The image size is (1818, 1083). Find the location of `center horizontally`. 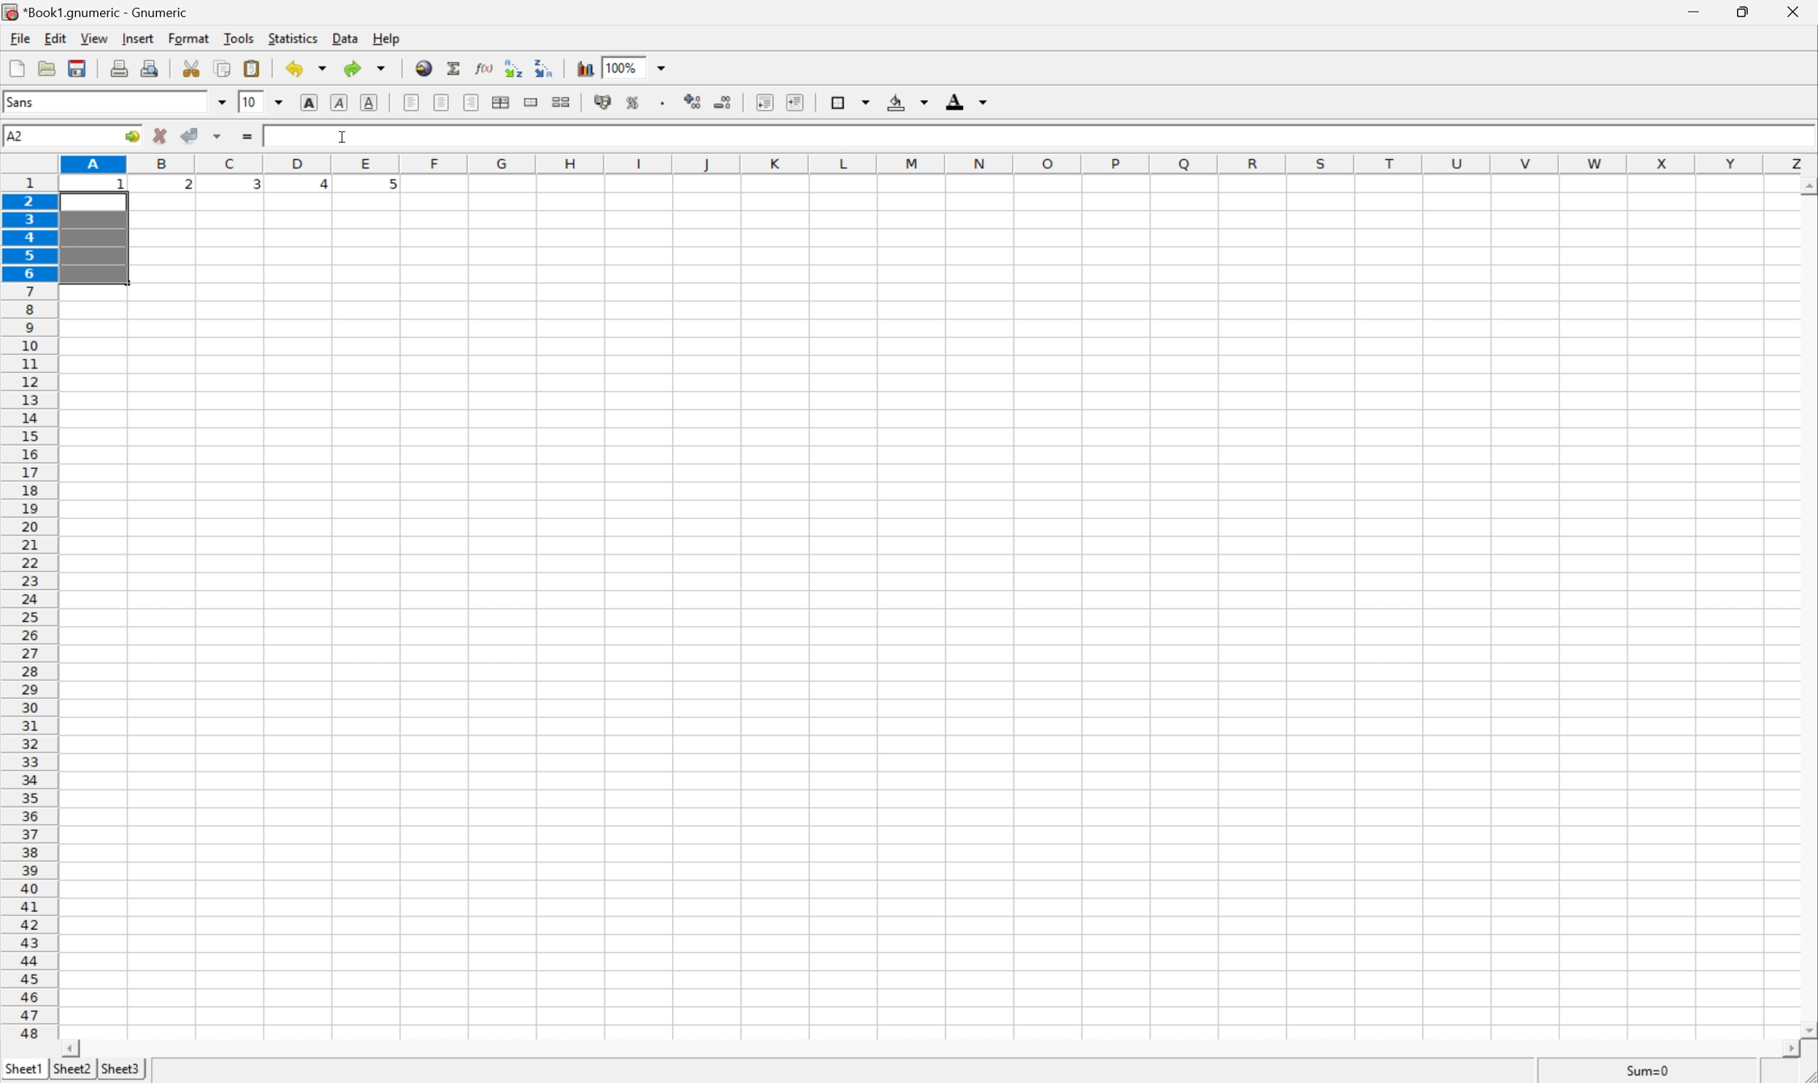

center horizontally is located at coordinates (443, 101).